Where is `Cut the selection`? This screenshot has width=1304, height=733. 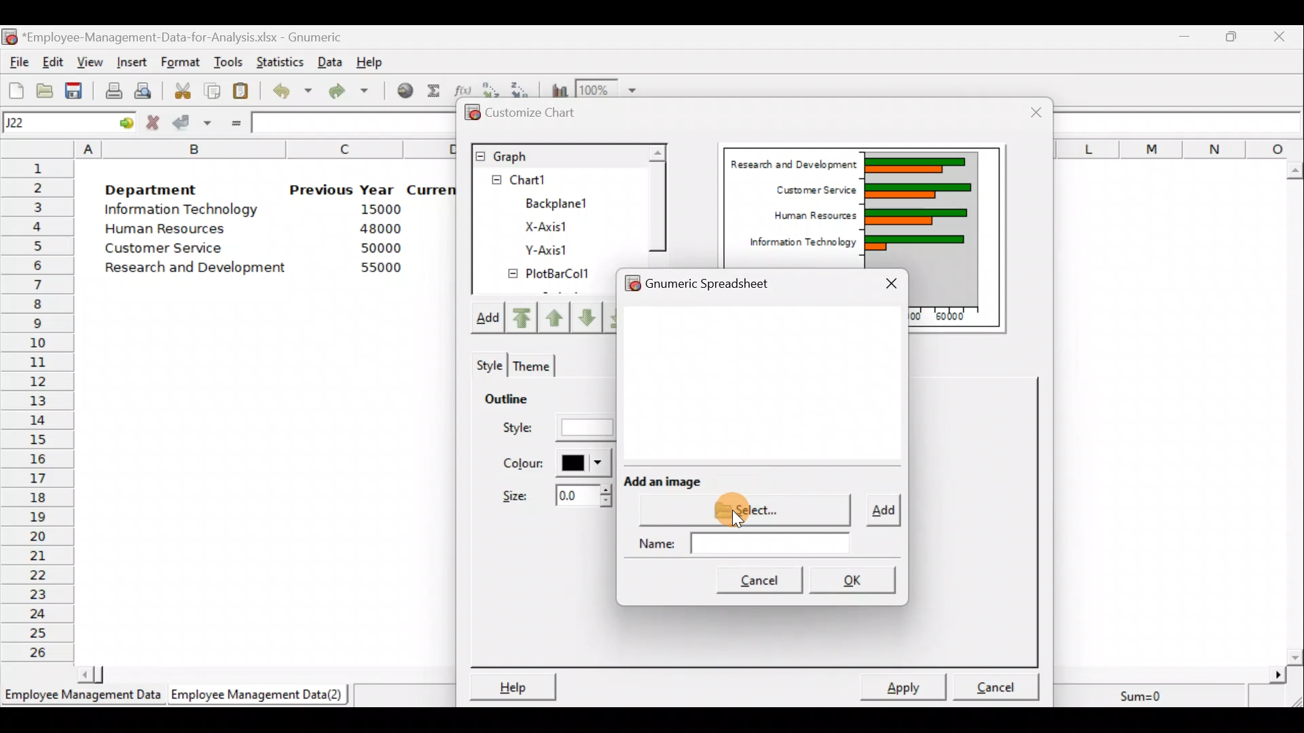 Cut the selection is located at coordinates (184, 93).